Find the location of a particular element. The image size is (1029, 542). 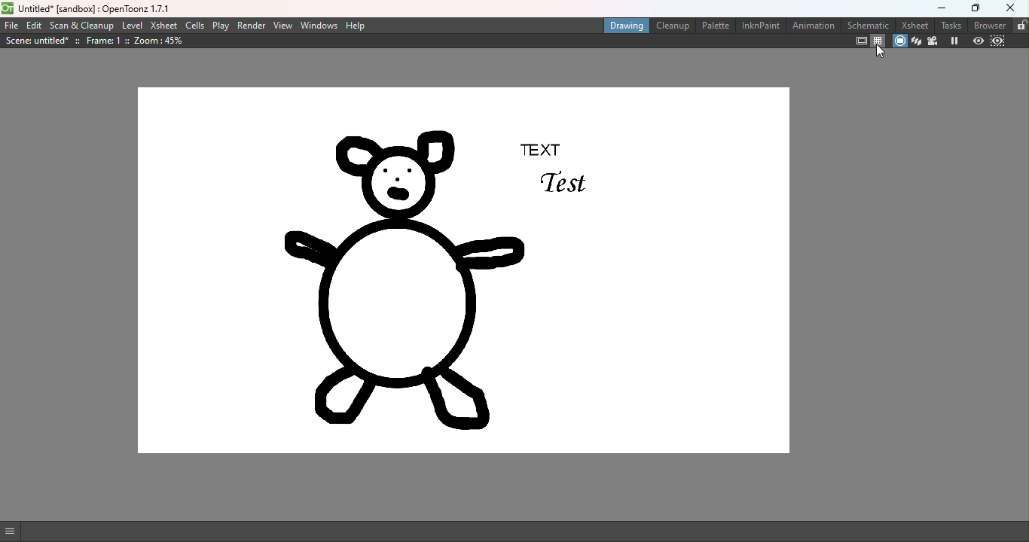

Safe area is located at coordinates (860, 40).